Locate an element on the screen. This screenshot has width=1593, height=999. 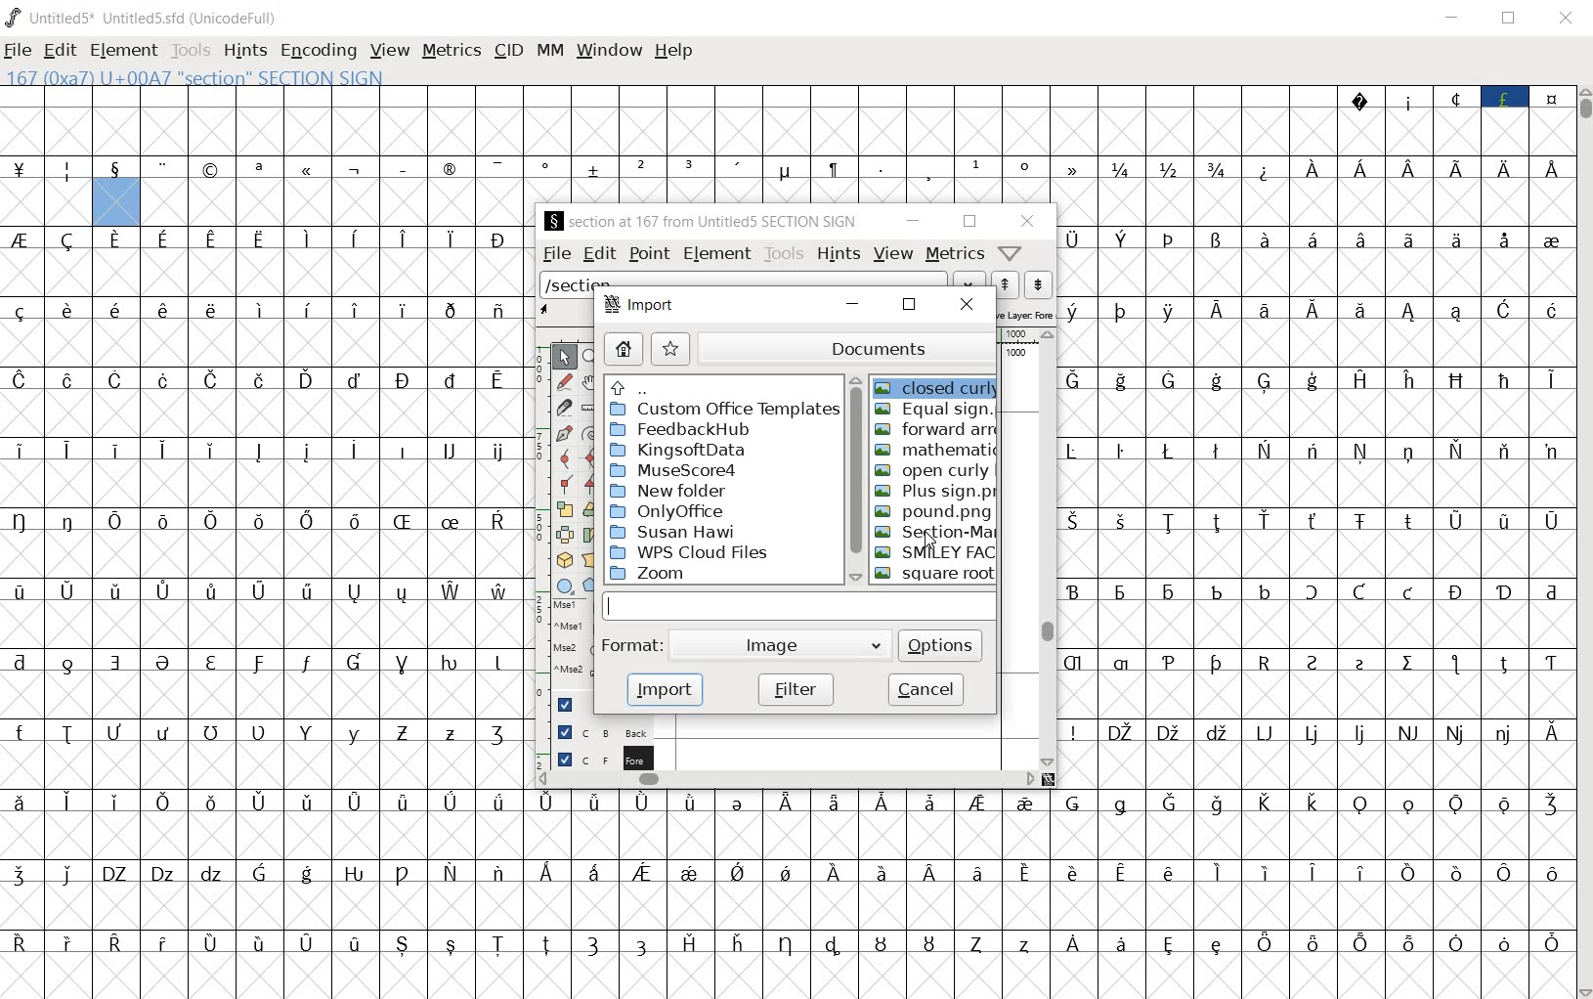
special symbols is located at coordinates (554, 170).